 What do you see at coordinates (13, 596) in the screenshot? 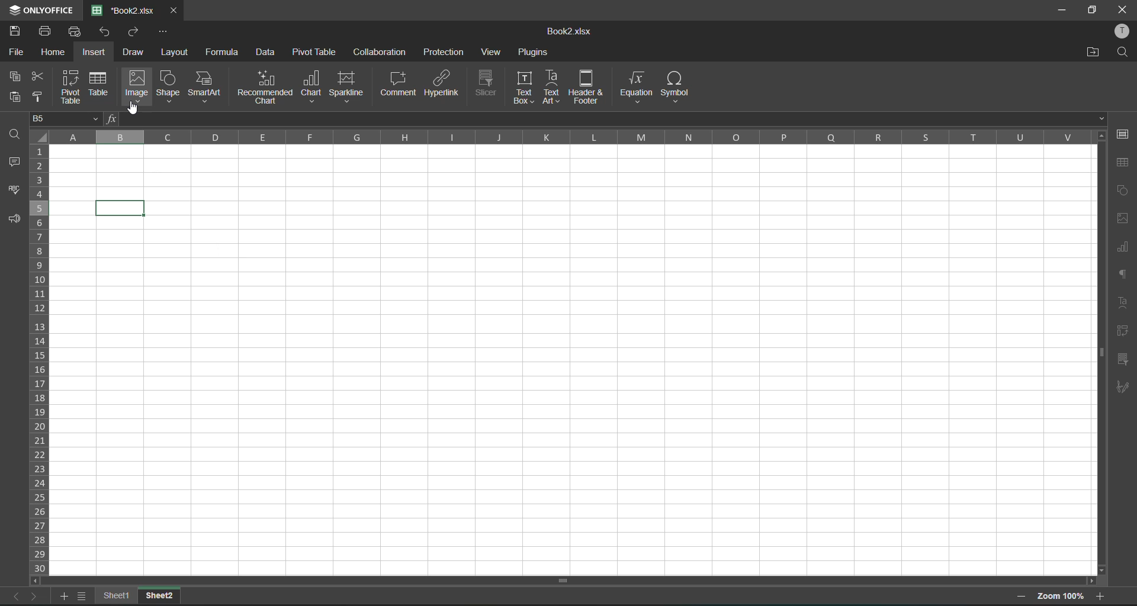
I see `previous` at bounding box center [13, 596].